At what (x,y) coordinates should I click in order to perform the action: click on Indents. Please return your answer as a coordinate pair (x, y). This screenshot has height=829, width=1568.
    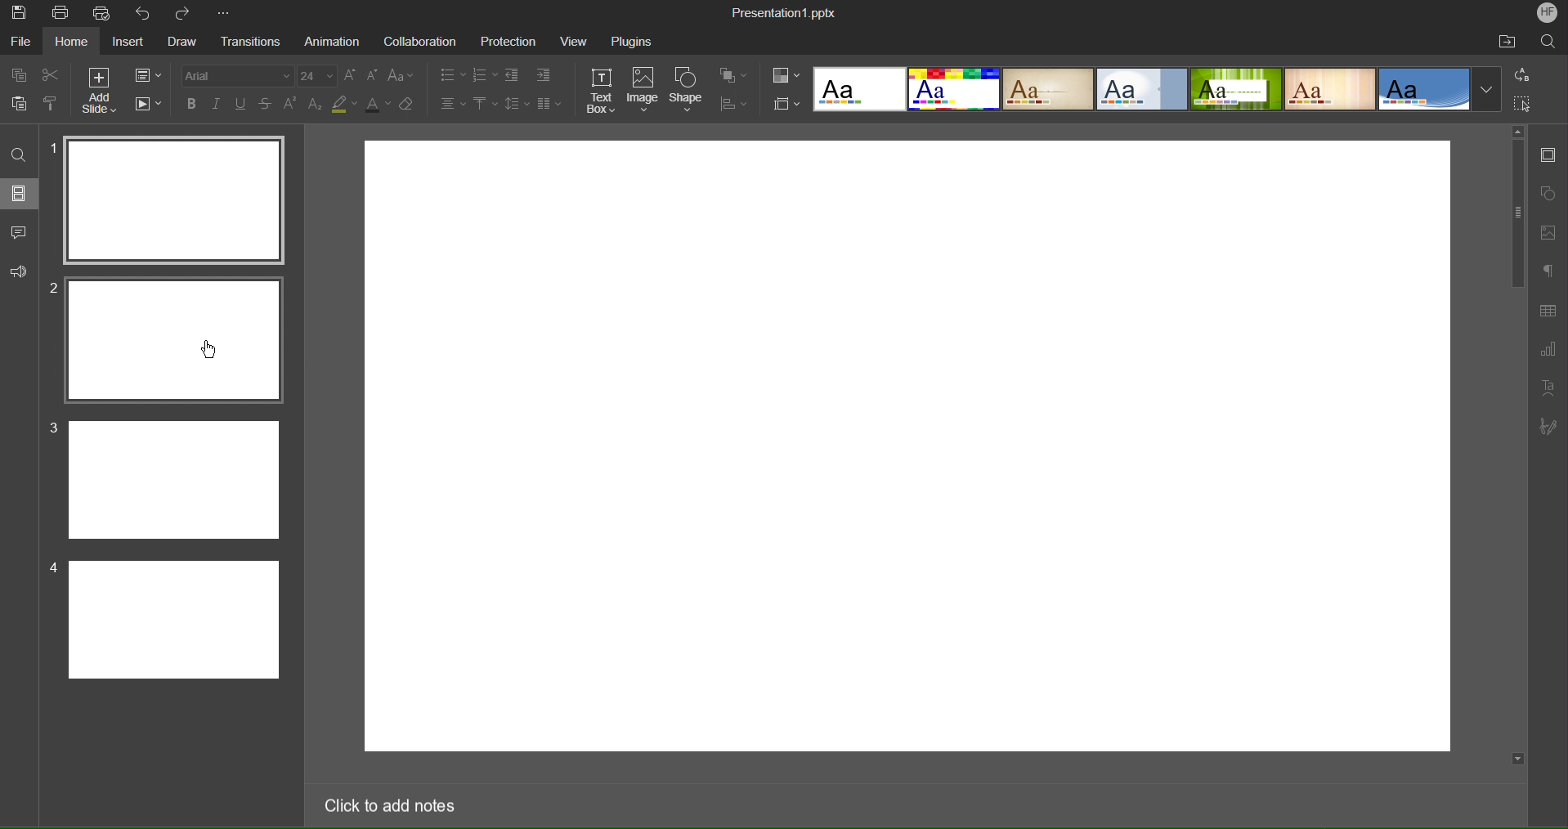
    Looking at the image, I should click on (532, 74).